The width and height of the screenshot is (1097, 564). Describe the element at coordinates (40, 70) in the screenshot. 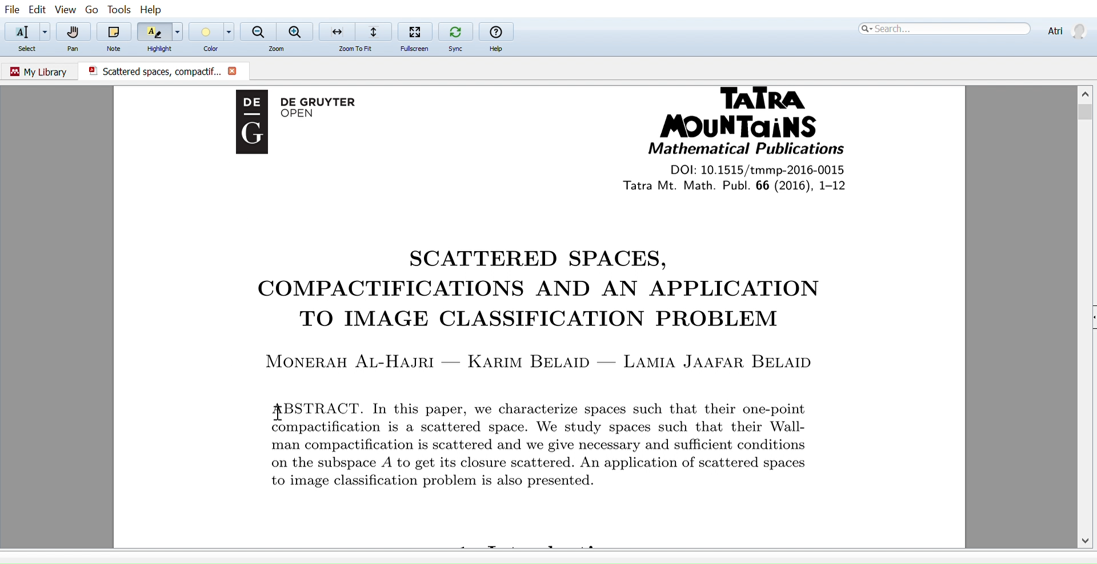

I see `Go to my library` at that location.